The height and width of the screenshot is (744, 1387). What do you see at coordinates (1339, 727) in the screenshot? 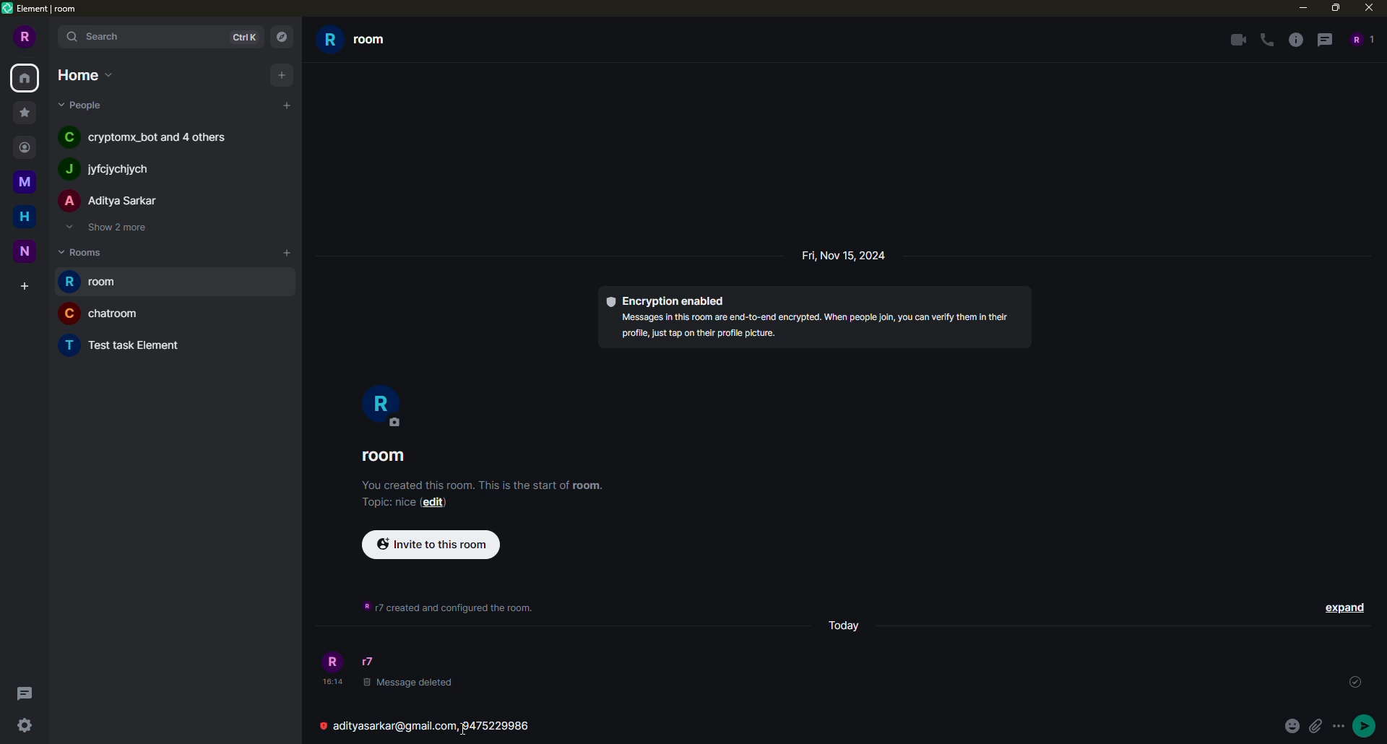
I see `more` at bounding box center [1339, 727].